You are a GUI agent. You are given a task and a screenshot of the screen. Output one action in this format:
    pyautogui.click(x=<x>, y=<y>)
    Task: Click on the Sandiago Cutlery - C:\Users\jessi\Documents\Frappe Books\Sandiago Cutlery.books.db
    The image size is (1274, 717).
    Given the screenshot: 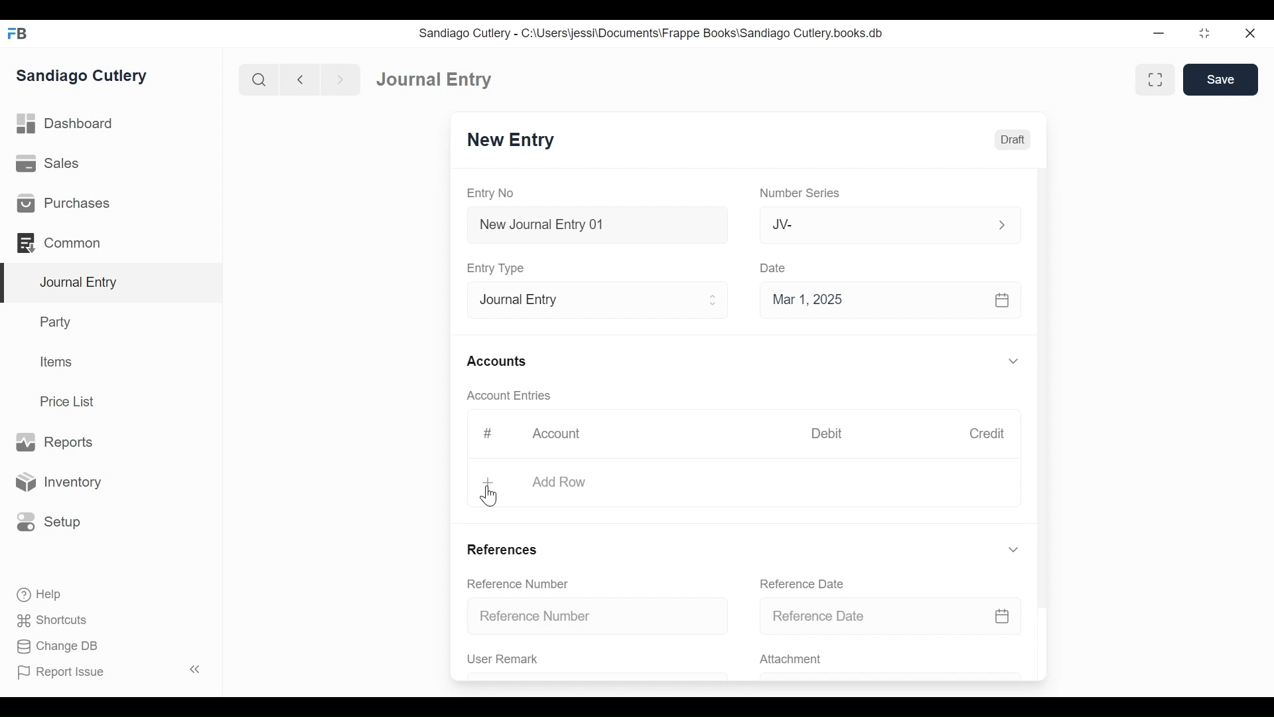 What is the action you would take?
    pyautogui.click(x=655, y=33)
    